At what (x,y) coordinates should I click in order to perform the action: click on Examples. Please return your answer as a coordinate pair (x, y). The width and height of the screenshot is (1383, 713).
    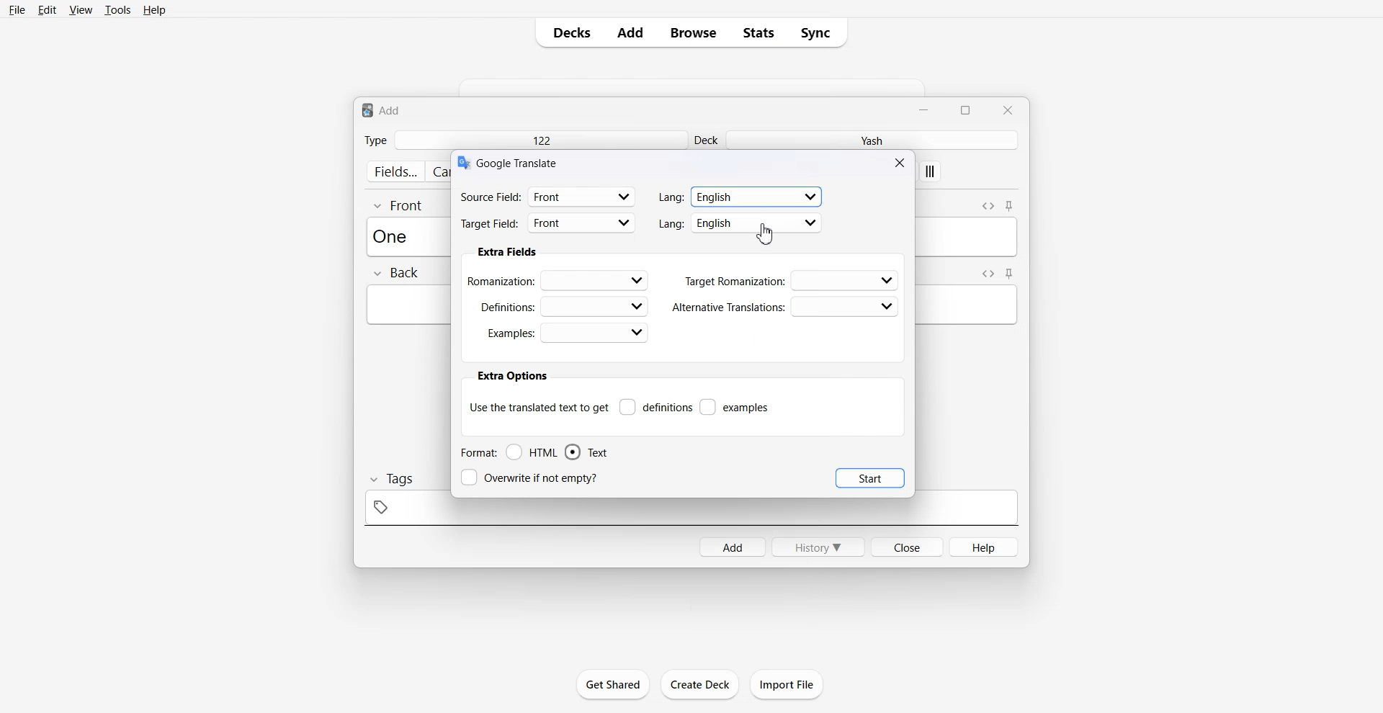
    Looking at the image, I should click on (567, 333).